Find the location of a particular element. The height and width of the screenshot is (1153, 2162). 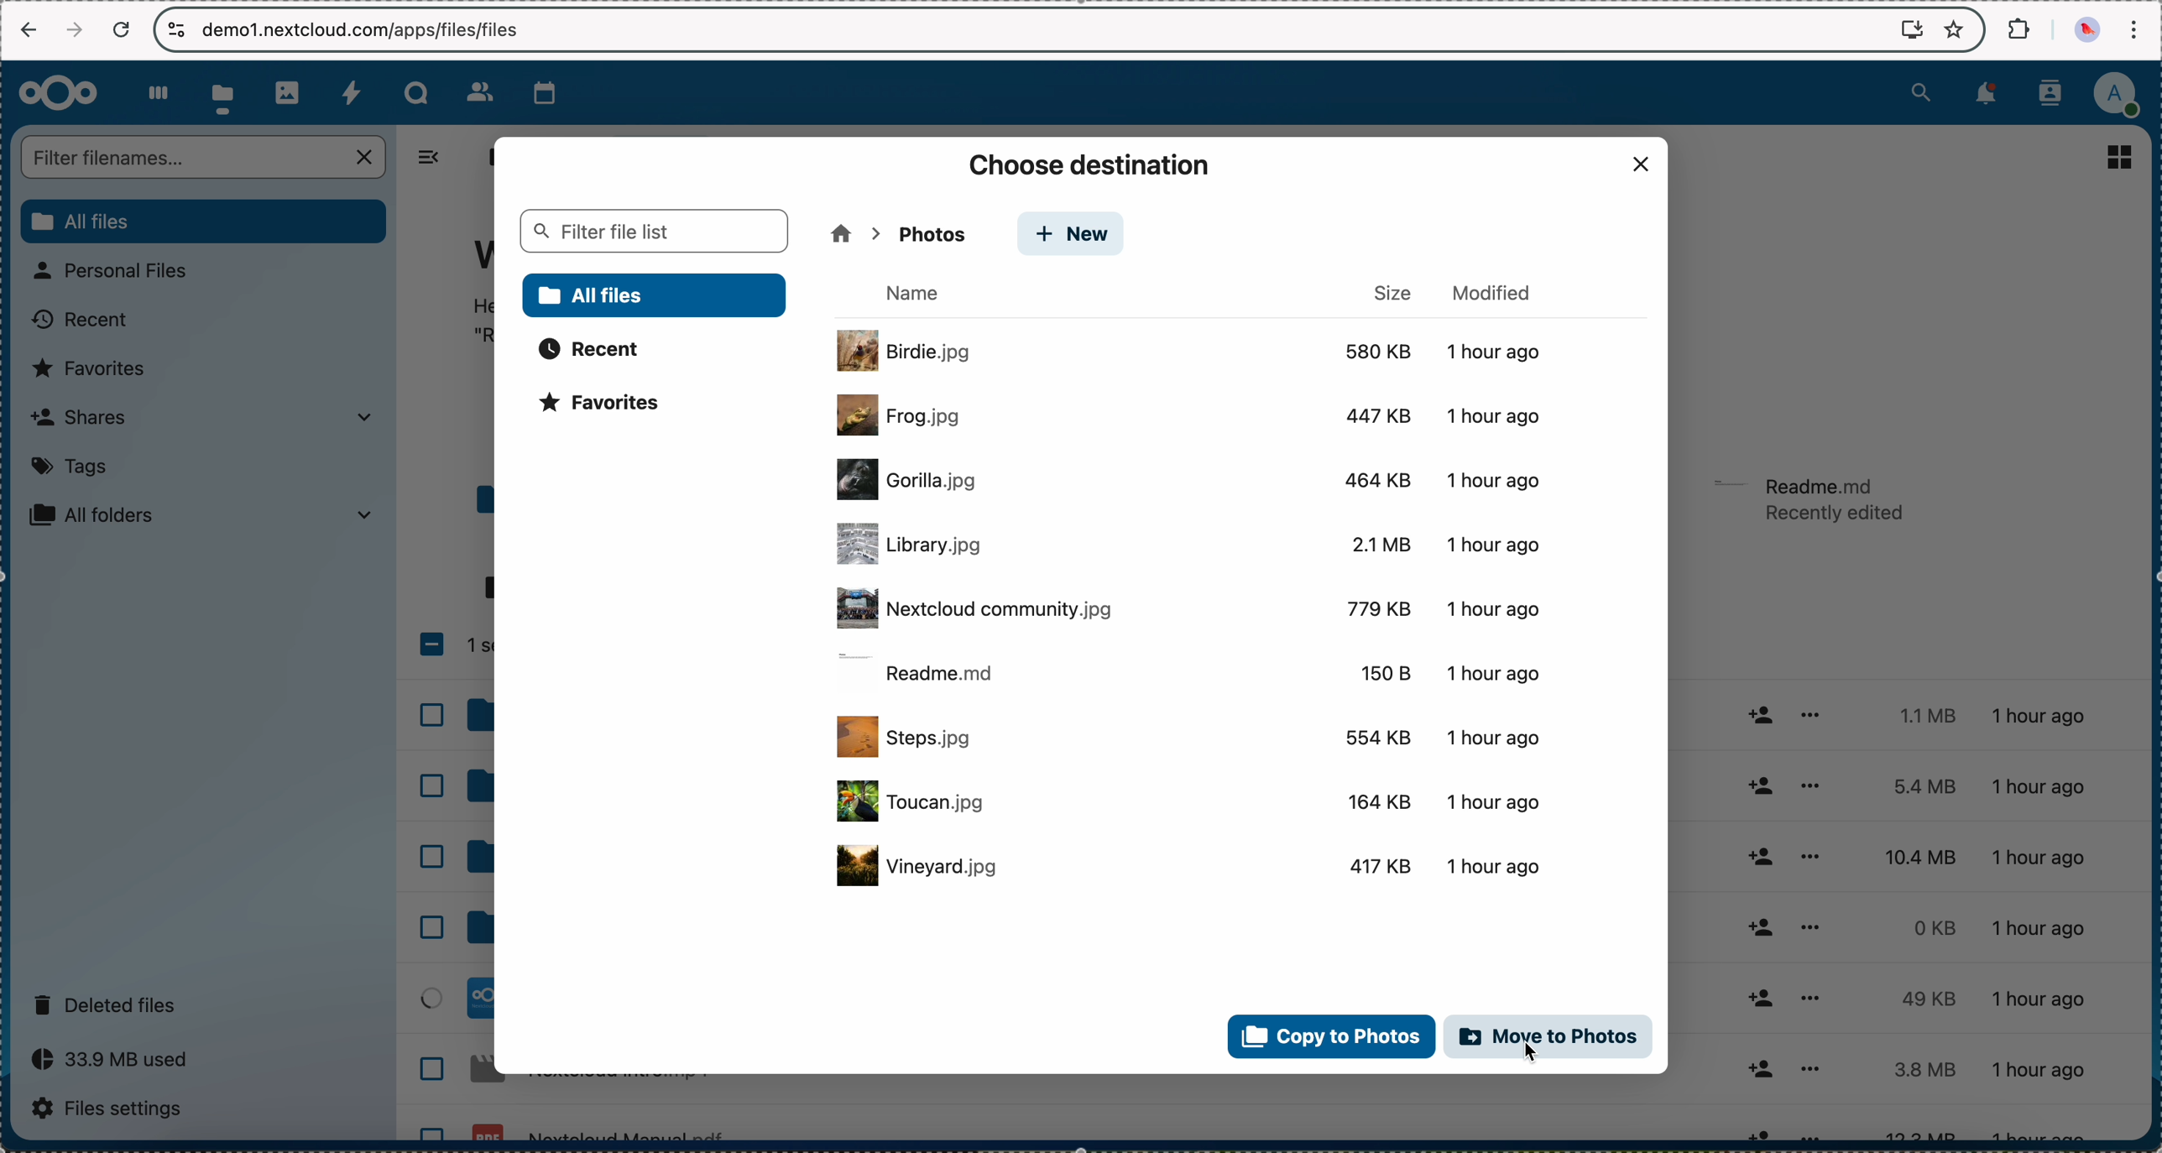

search is located at coordinates (1919, 93).